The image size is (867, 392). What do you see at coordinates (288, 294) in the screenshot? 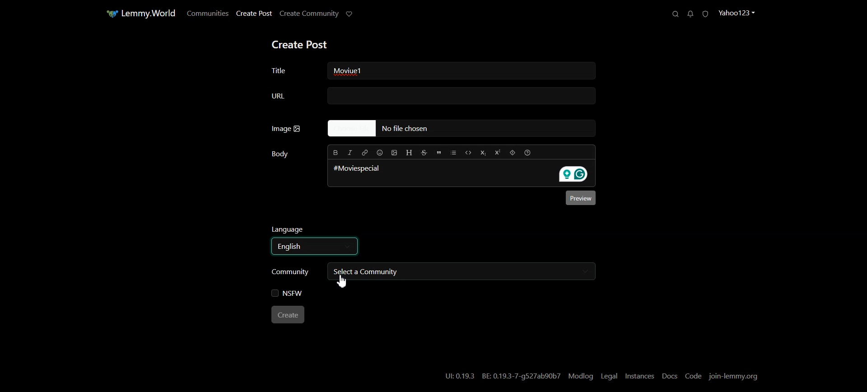
I see `NSFW` at bounding box center [288, 294].